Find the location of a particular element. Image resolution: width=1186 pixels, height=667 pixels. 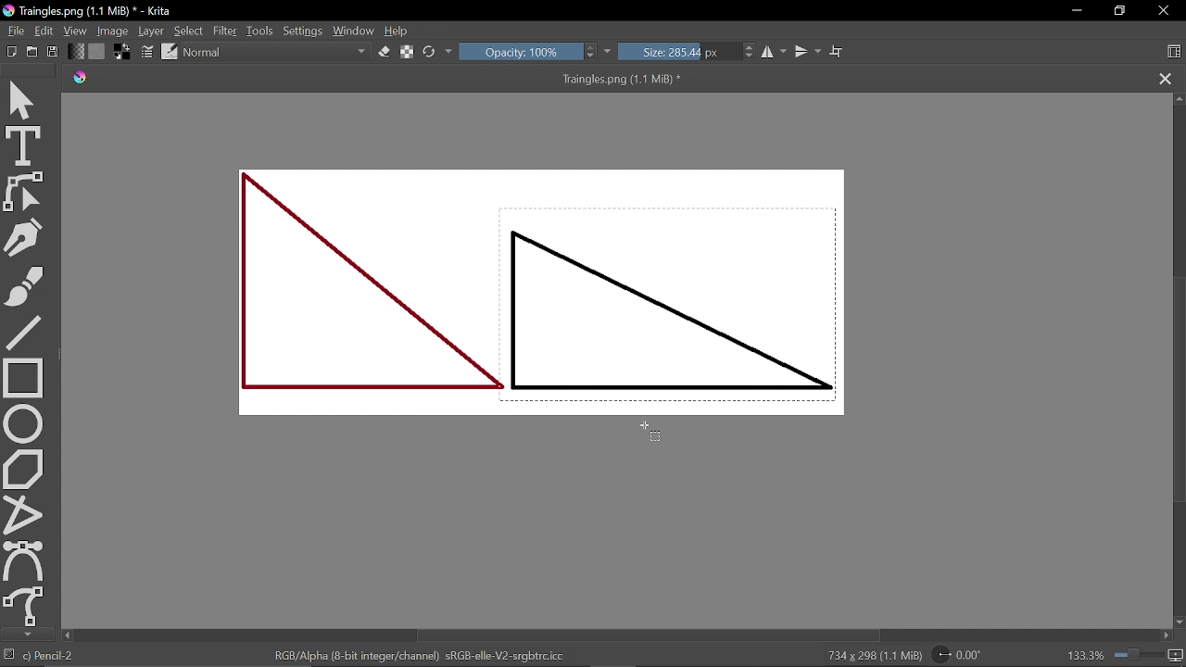

Traingles.png (1.1 MiB) * is located at coordinates (401, 79).